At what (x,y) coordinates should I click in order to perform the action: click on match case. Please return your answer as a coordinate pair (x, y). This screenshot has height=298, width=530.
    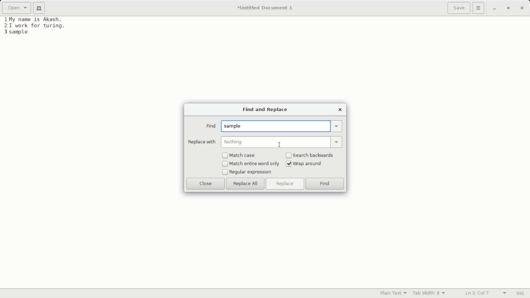
    Looking at the image, I should click on (243, 156).